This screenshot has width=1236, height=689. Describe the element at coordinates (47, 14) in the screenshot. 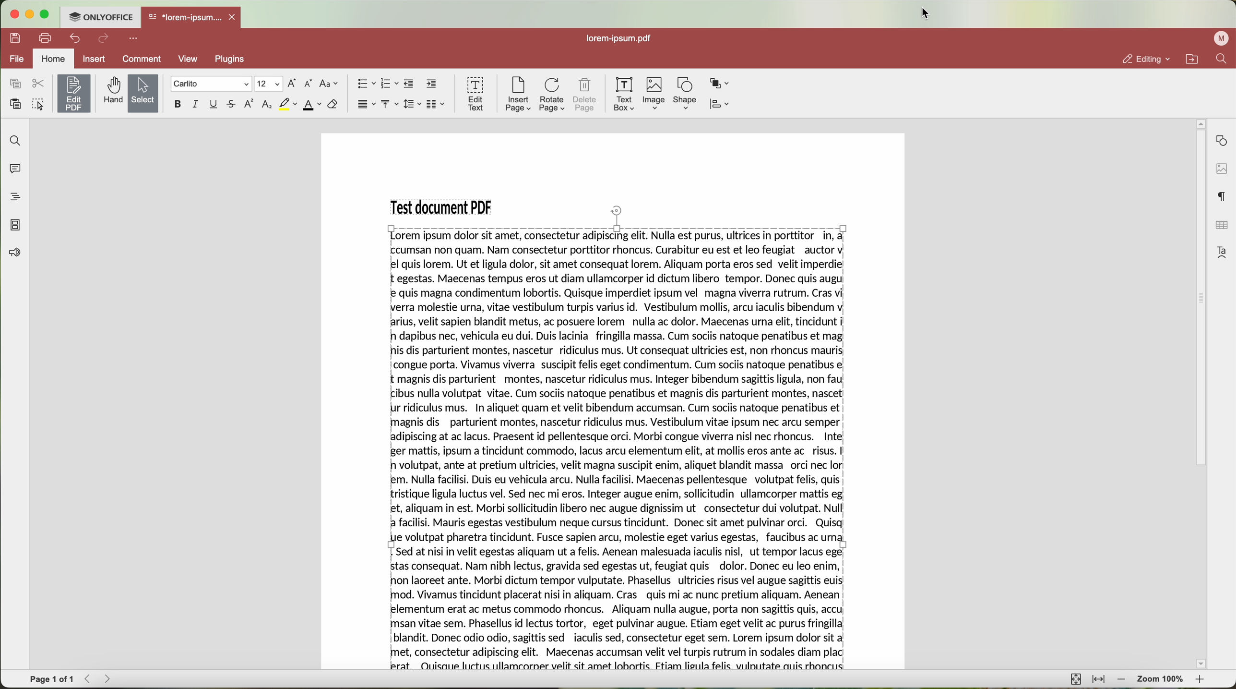

I see `maximize` at that location.